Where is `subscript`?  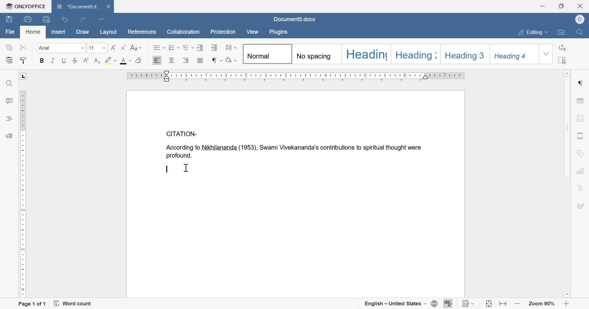 subscript is located at coordinates (97, 61).